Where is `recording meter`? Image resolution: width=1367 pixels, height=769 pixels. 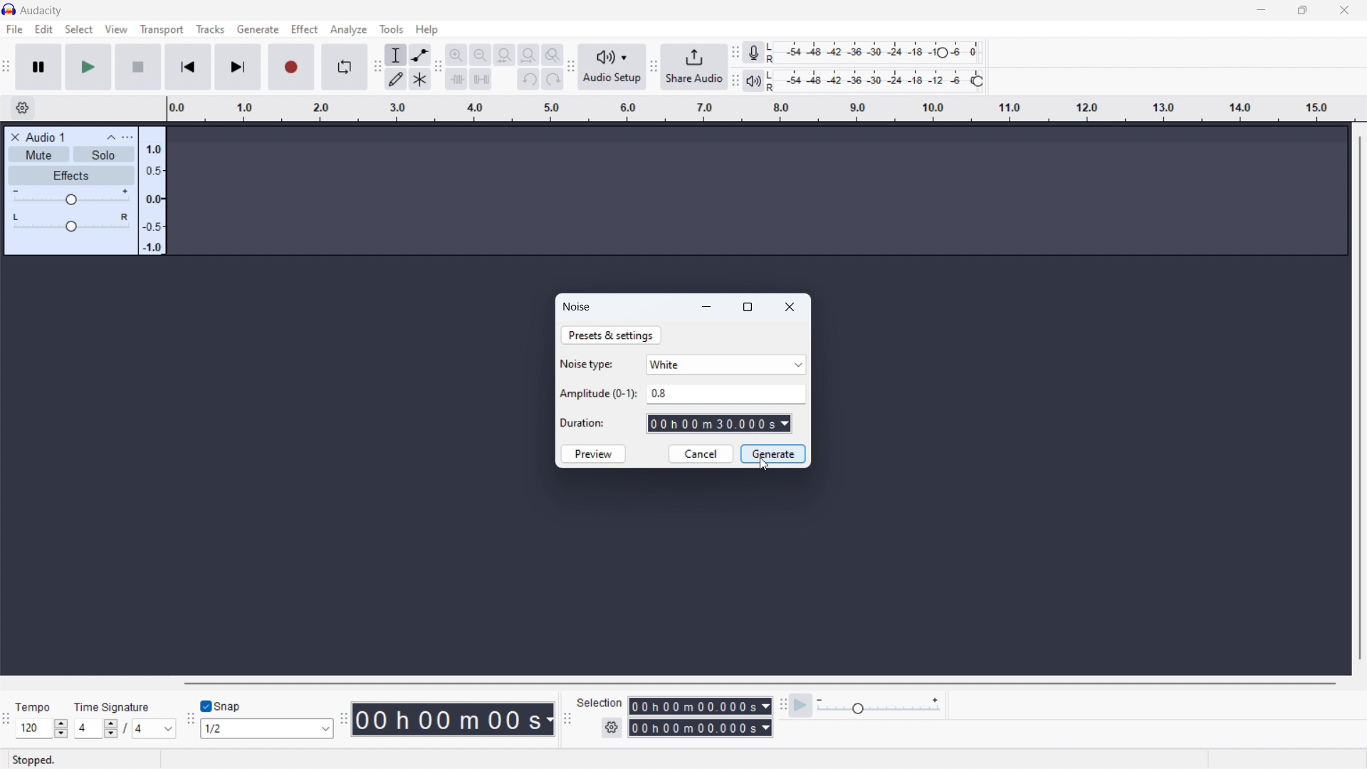 recording meter is located at coordinates (753, 53).